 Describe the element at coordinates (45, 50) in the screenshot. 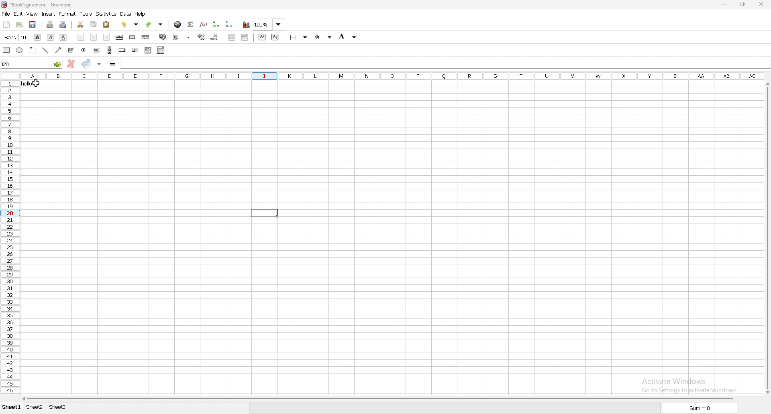

I see `line` at that location.